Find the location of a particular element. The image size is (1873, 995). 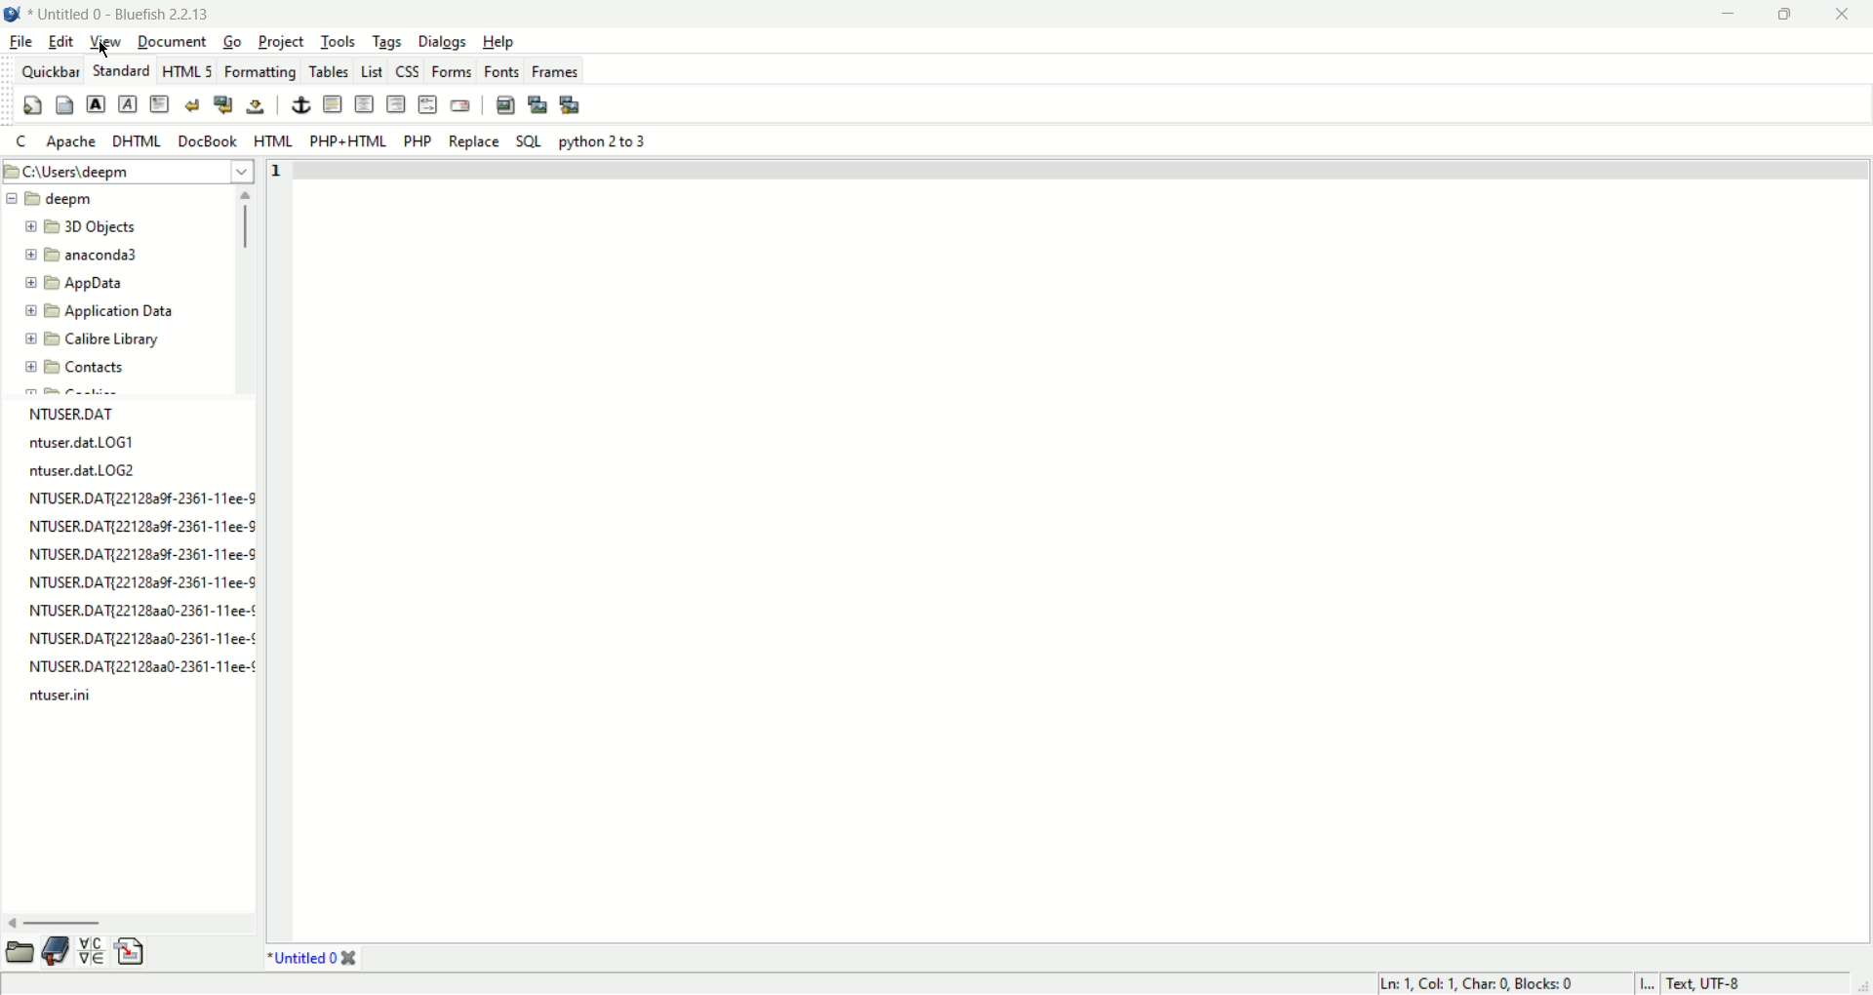

strong is located at coordinates (97, 104).